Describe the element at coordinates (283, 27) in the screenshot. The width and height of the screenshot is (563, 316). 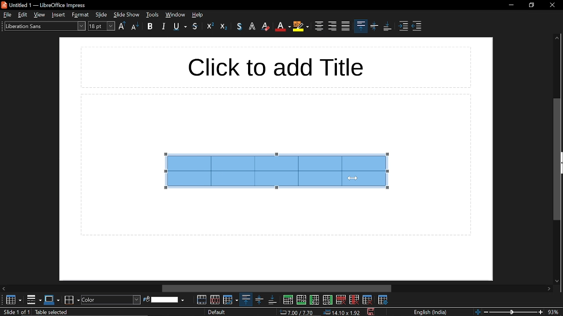
I see `text color` at that location.